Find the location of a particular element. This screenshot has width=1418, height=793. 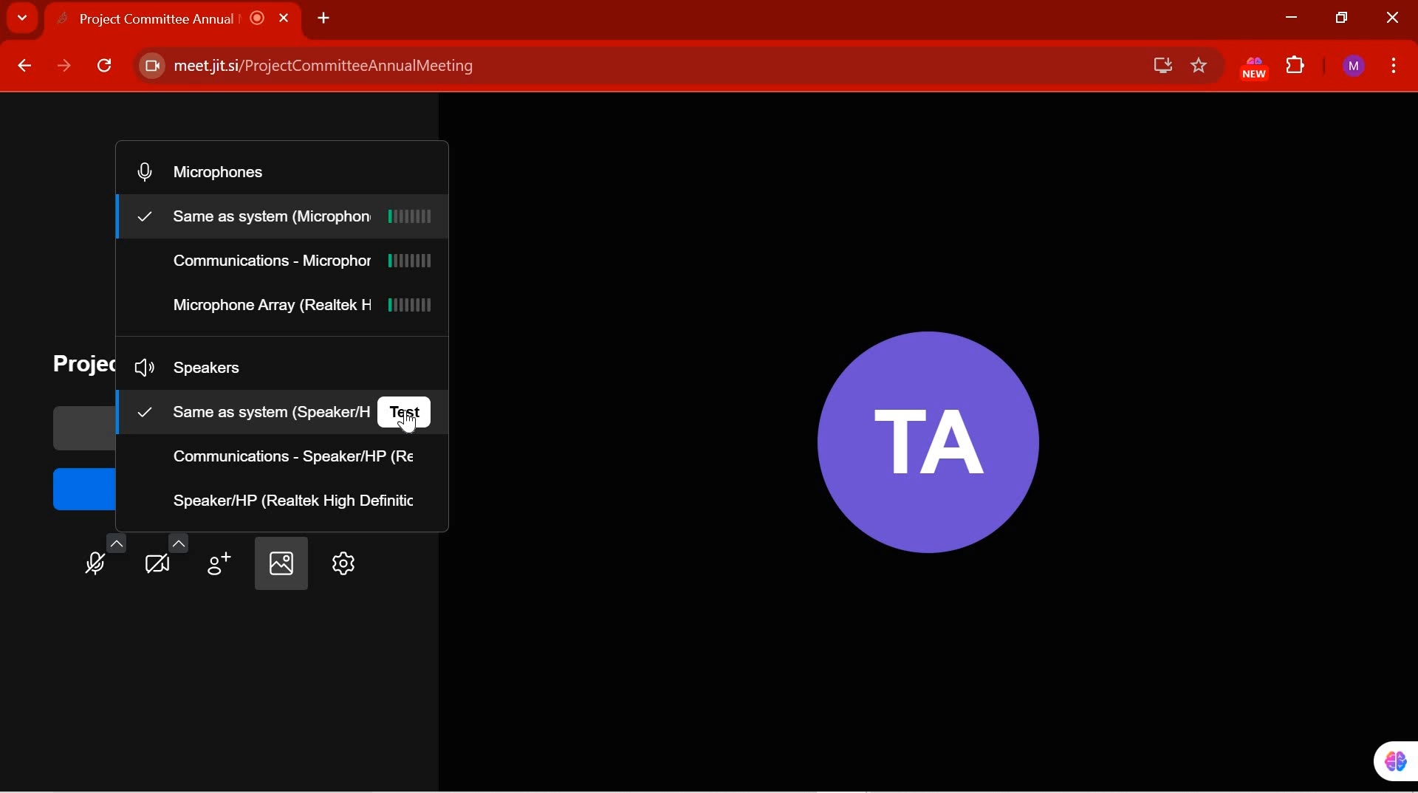

pinned extension is located at coordinates (1385, 761).